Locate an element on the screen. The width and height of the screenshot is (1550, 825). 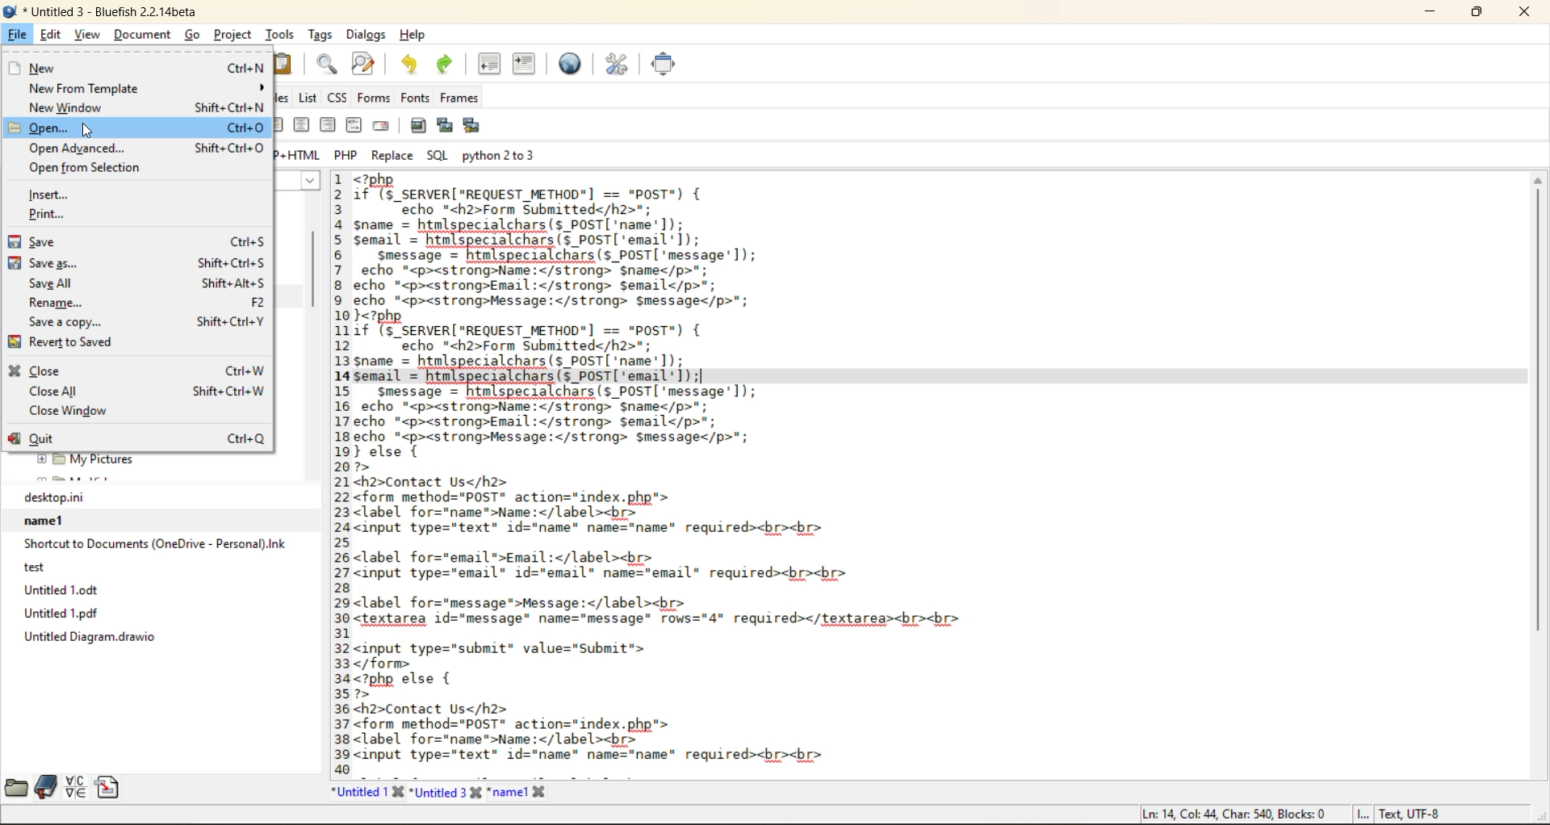
insert image is located at coordinates (421, 126).